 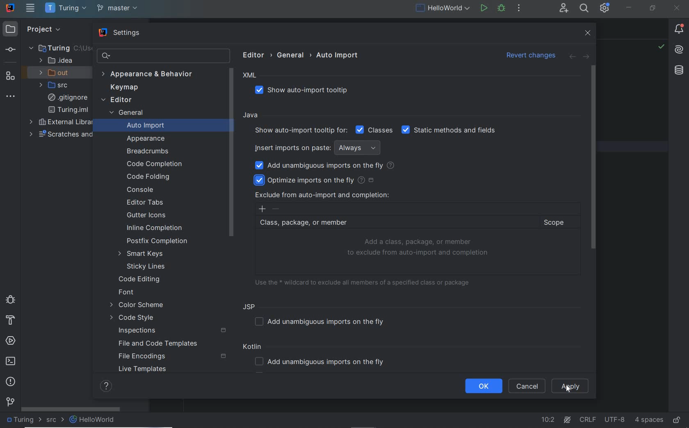 I want to click on KOTLIN, so click(x=254, y=348).